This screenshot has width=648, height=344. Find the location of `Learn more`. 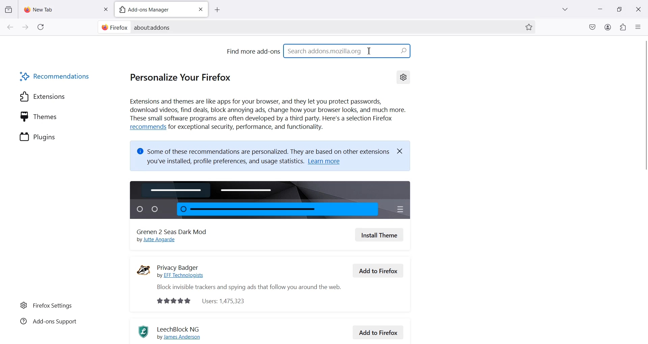

Learn more is located at coordinates (328, 163).